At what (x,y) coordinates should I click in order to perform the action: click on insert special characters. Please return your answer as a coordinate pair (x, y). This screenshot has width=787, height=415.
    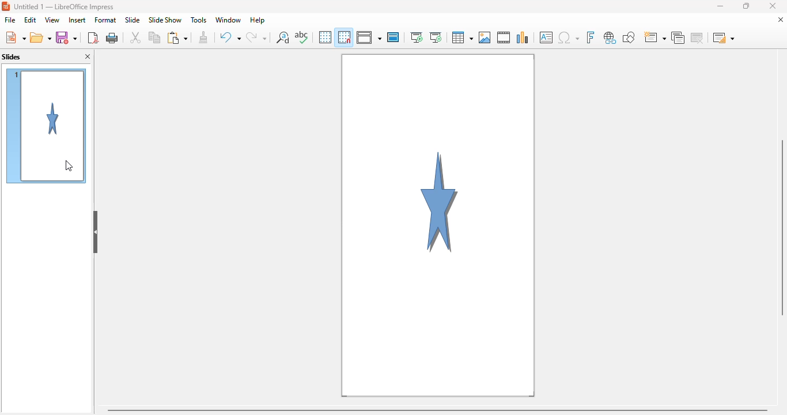
    Looking at the image, I should click on (568, 38).